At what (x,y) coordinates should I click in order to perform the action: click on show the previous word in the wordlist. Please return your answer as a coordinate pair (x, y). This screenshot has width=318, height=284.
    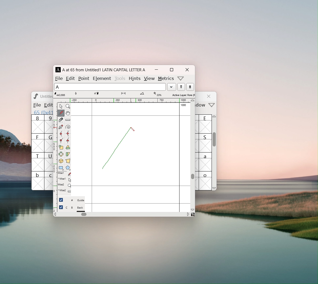
    Looking at the image, I should click on (190, 87).